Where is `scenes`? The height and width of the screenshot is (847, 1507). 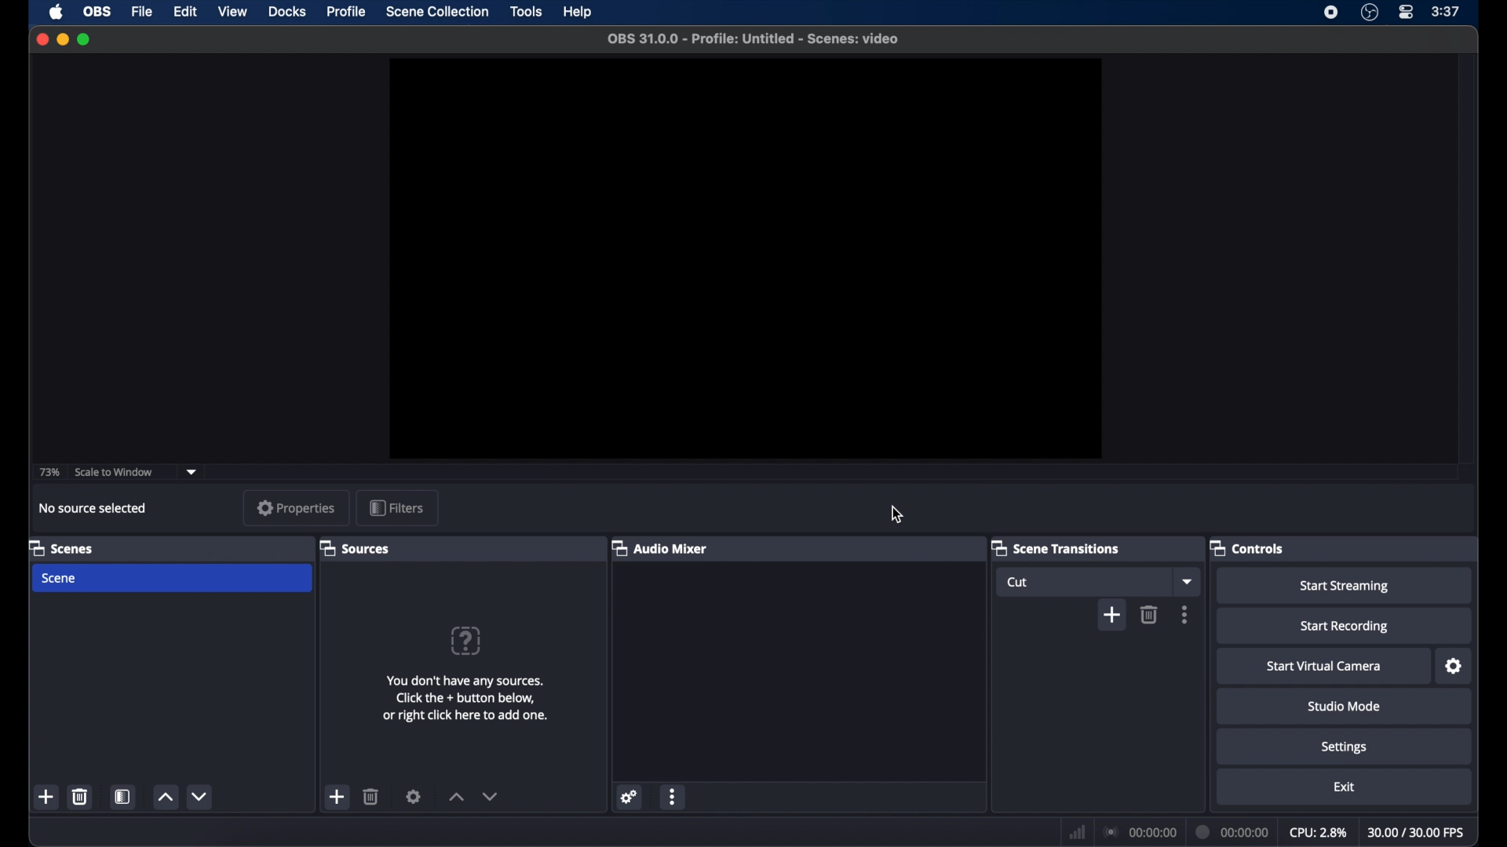 scenes is located at coordinates (60, 547).